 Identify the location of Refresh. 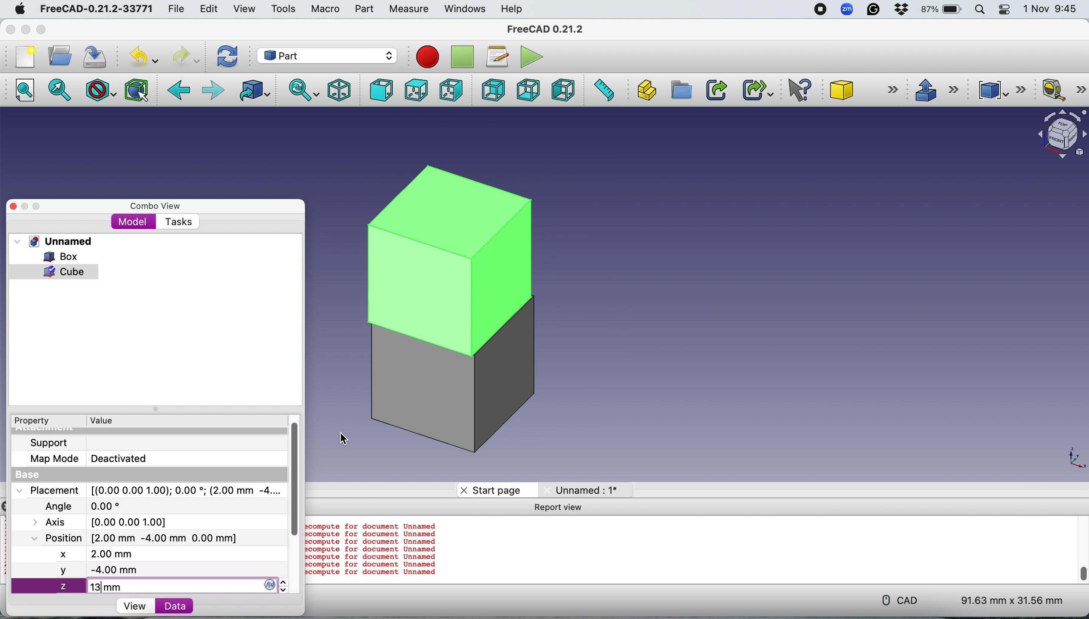
(230, 56).